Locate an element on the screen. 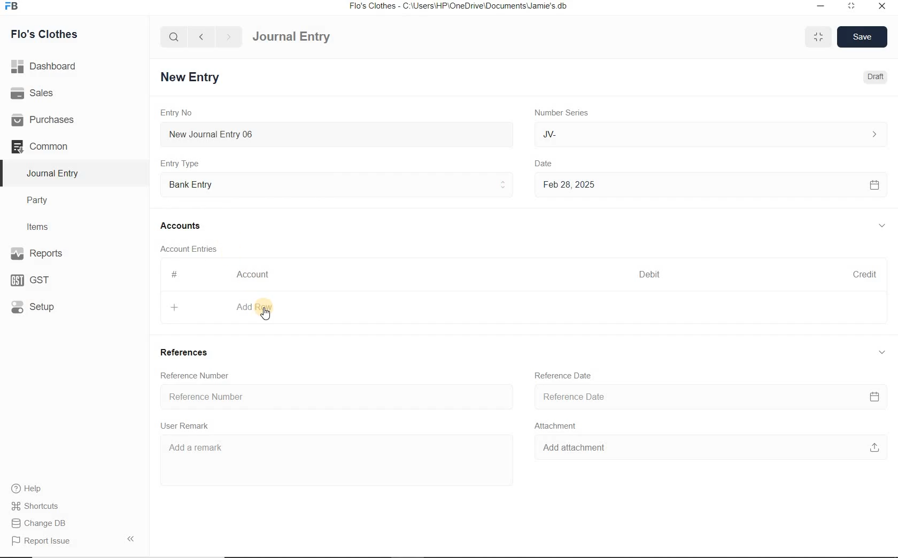  Save is located at coordinates (863, 36).